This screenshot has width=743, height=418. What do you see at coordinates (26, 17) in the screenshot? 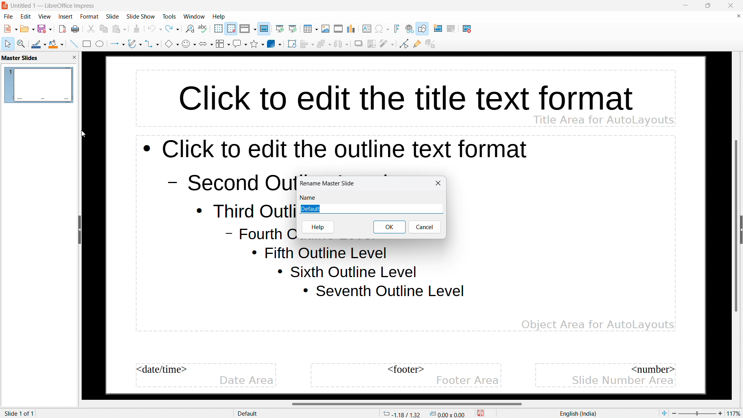
I see `edit` at bounding box center [26, 17].